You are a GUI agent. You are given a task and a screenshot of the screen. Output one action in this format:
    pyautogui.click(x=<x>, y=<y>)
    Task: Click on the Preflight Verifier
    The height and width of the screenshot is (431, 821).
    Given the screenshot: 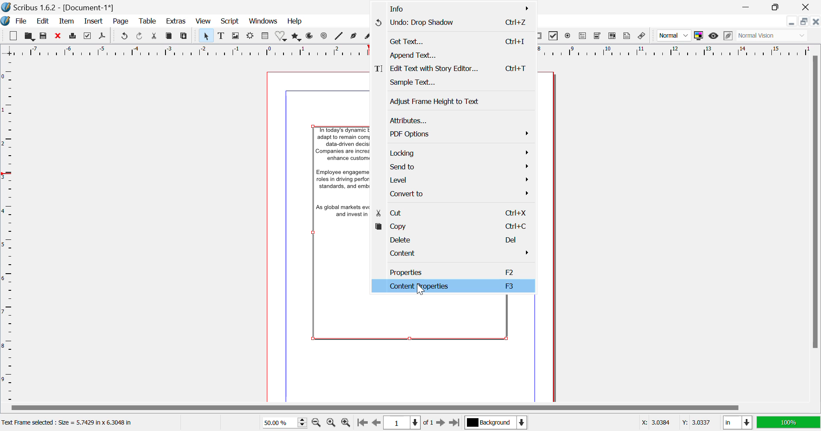 What is the action you would take?
    pyautogui.click(x=89, y=36)
    